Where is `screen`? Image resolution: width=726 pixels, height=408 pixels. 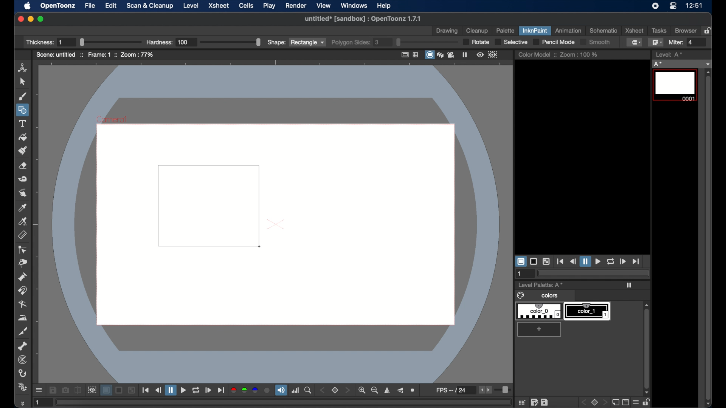 screen is located at coordinates (625, 402).